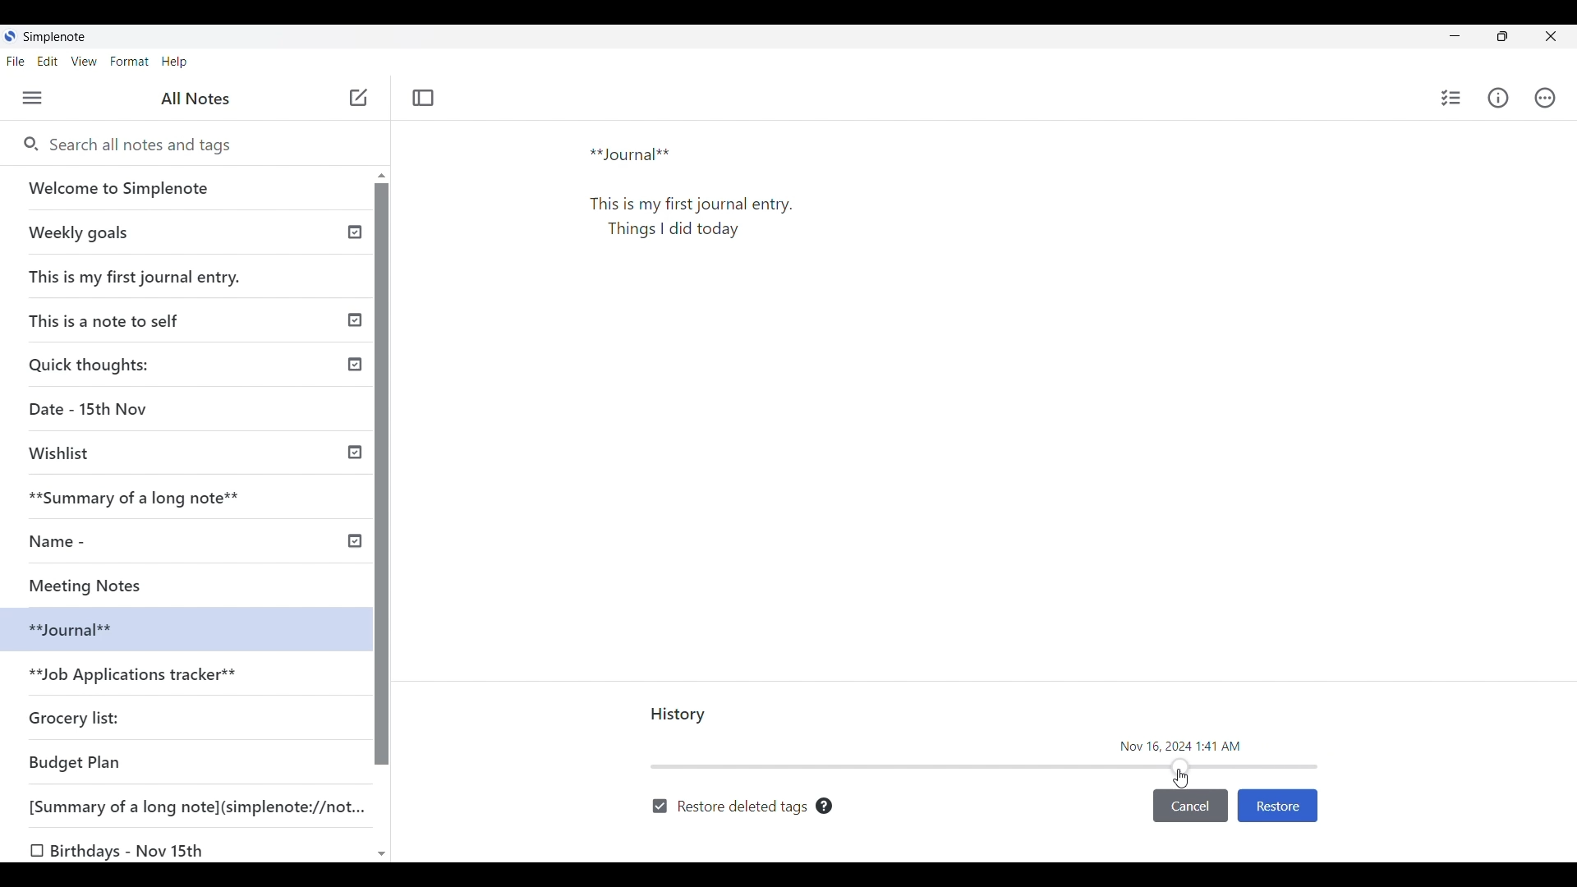 This screenshot has height=887, width=1577. What do you see at coordinates (16, 62) in the screenshot?
I see `File menu` at bounding box center [16, 62].